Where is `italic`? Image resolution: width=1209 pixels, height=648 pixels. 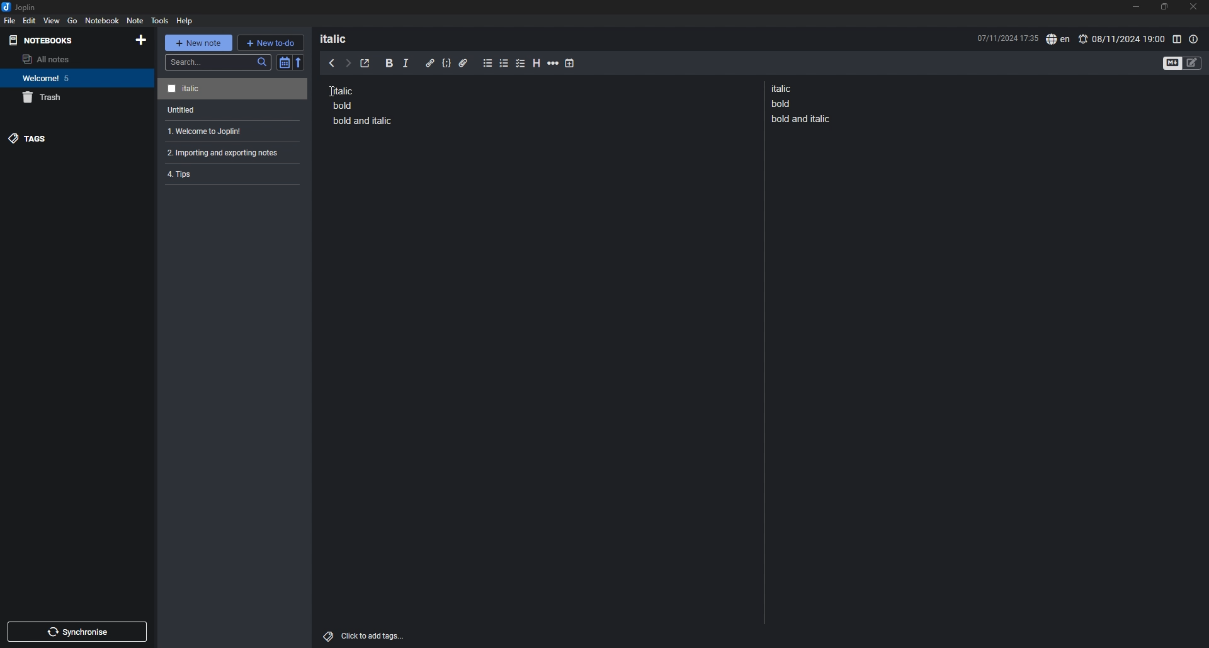 italic is located at coordinates (406, 65).